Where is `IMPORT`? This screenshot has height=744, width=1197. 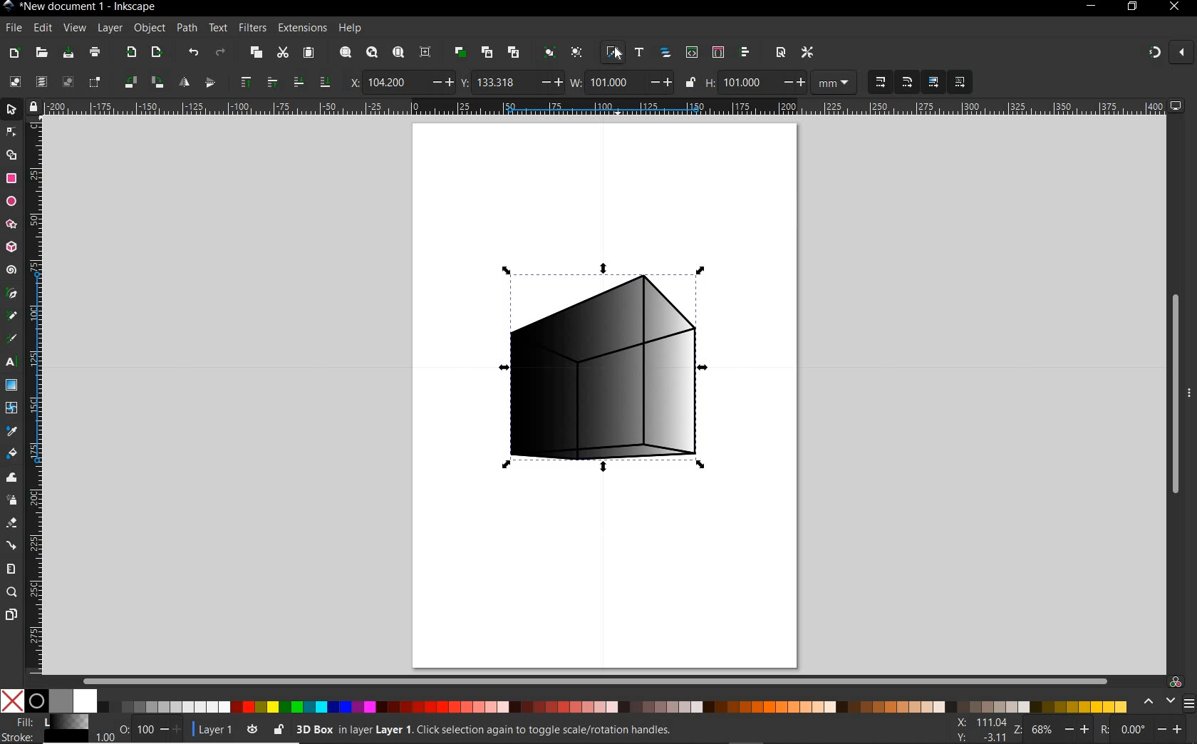 IMPORT is located at coordinates (130, 51).